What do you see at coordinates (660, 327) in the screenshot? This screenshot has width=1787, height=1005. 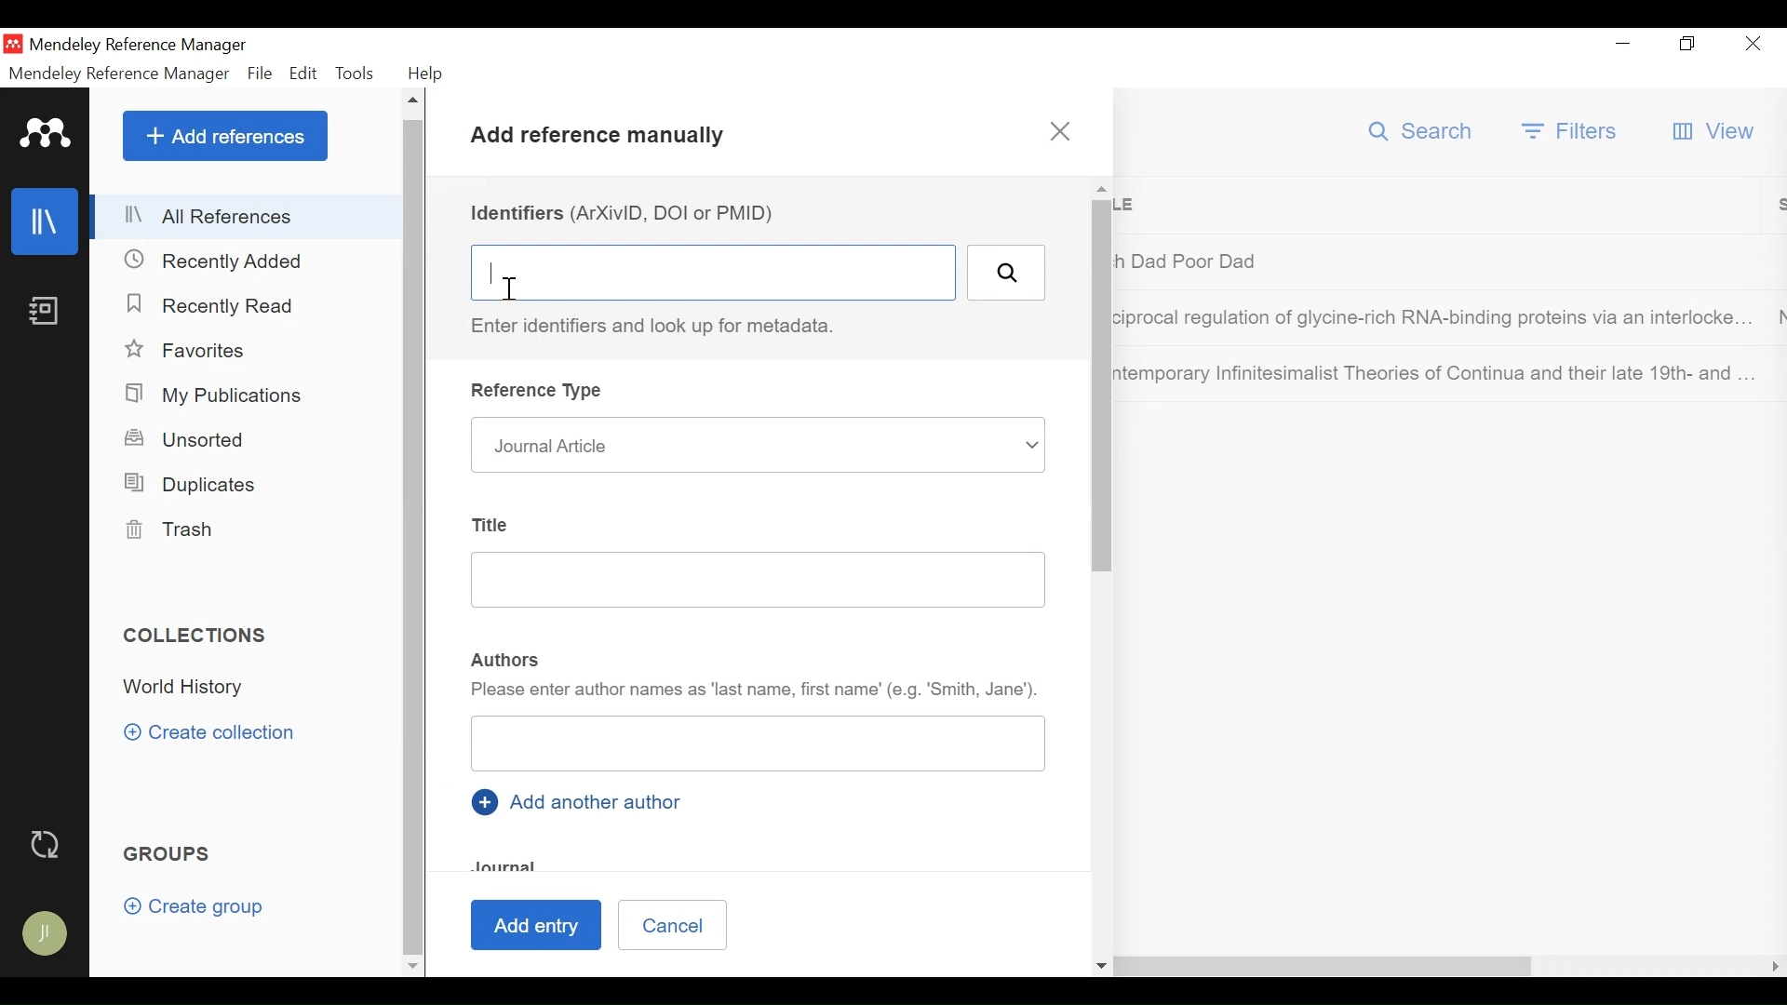 I see `Enter Identifiers and look up to metadata` at bounding box center [660, 327].